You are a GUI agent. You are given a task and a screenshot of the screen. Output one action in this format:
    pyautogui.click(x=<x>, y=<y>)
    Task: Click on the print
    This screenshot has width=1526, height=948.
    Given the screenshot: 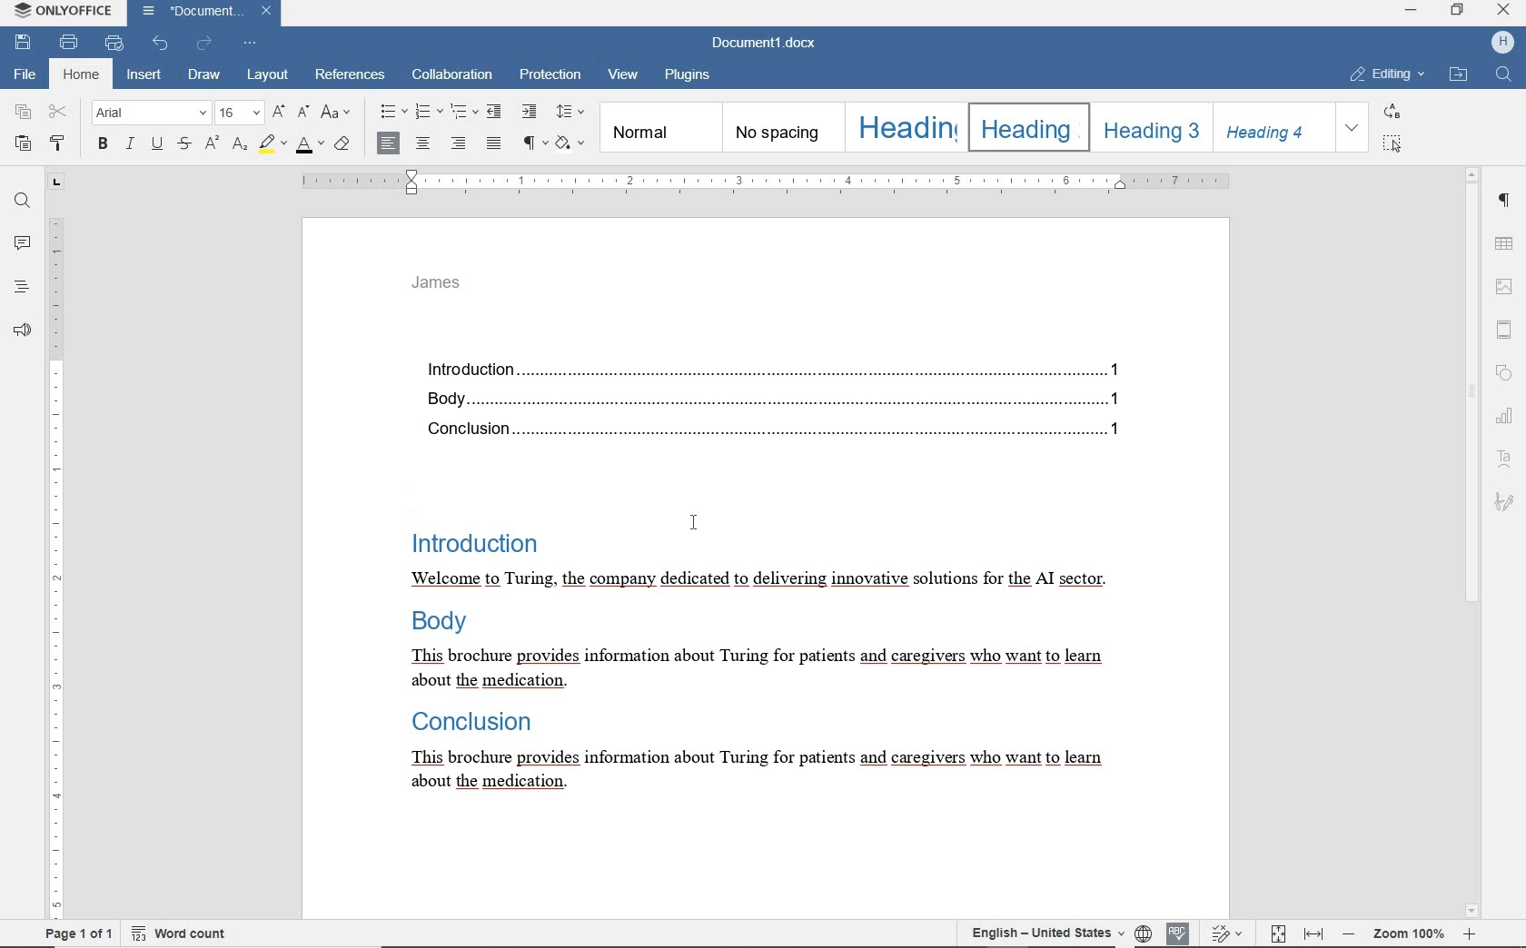 What is the action you would take?
    pyautogui.click(x=71, y=42)
    